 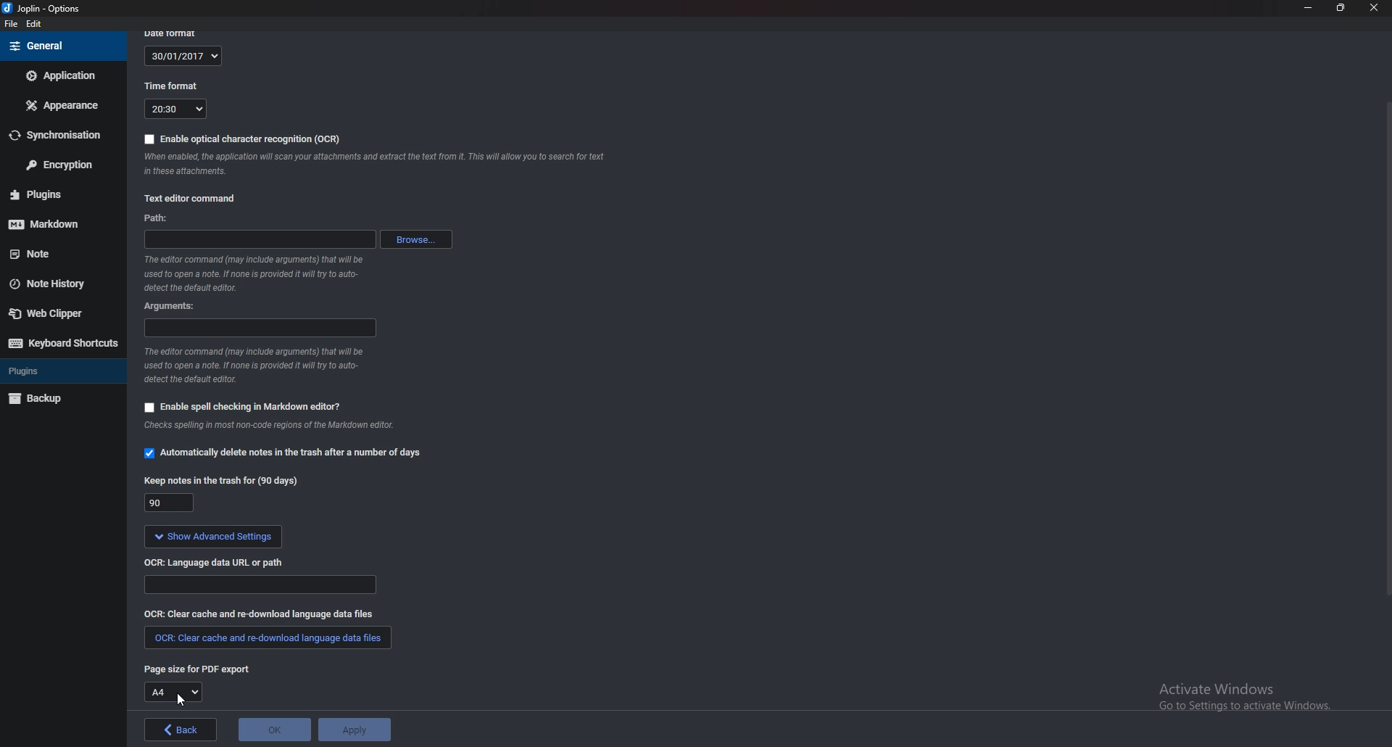 What do you see at coordinates (1308, 9) in the screenshot?
I see `minimize` at bounding box center [1308, 9].